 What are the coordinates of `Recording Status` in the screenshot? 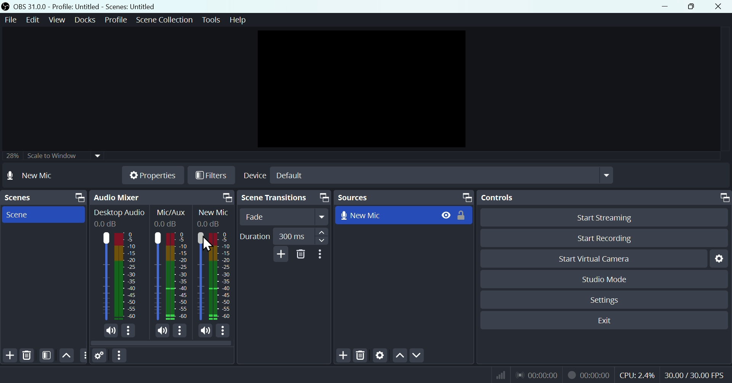 It's located at (589, 375).